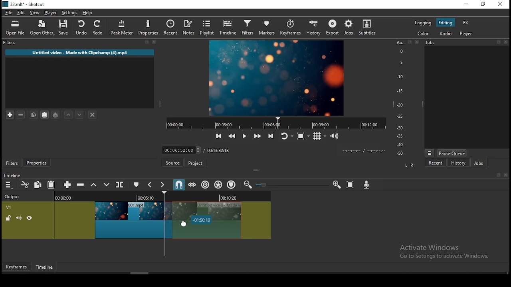  Describe the element at coordinates (352, 185) in the screenshot. I see `zoom timeline to fit` at that location.